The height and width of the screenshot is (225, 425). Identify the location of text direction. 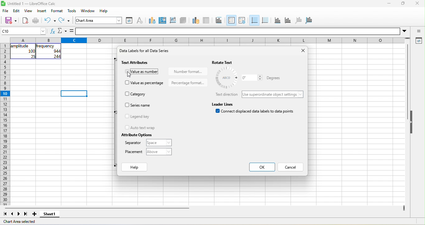
(226, 95).